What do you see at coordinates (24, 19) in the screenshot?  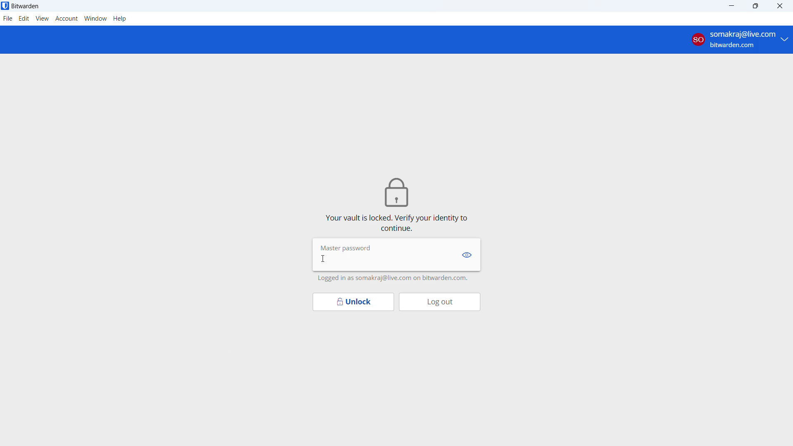 I see `edit` at bounding box center [24, 19].